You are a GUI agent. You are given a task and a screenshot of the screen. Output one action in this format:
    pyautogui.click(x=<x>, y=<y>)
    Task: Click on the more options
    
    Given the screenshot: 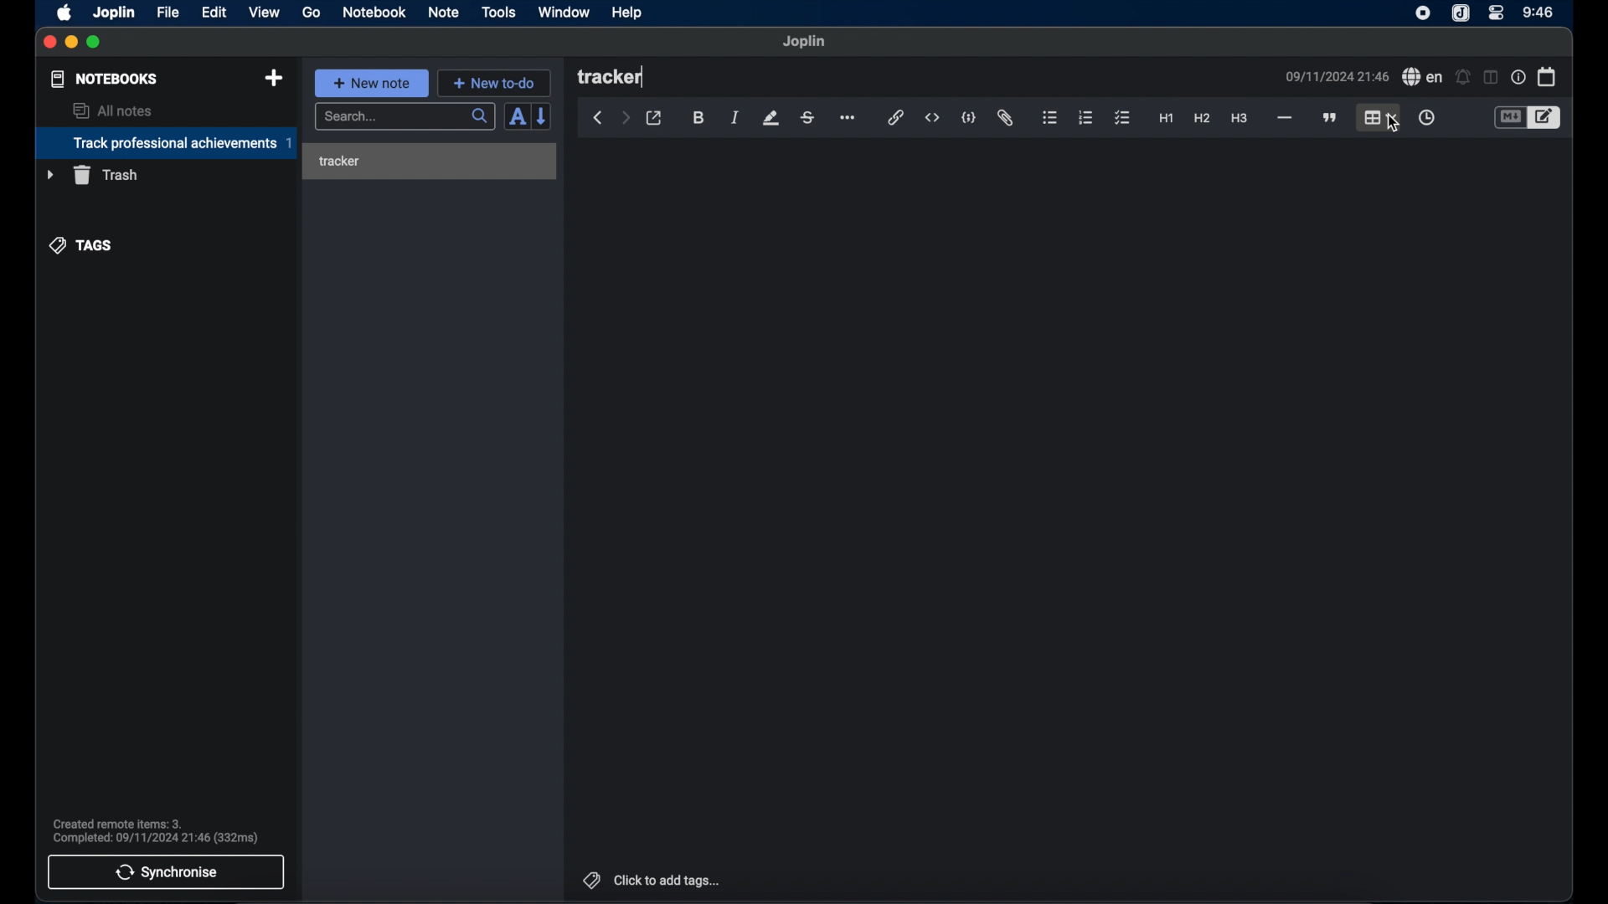 What is the action you would take?
    pyautogui.click(x=849, y=118)
    